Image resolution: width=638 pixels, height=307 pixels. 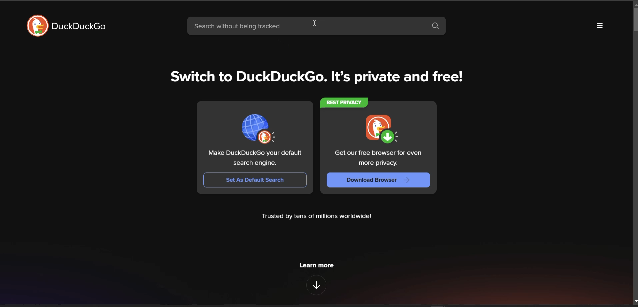 I want to click on cursor, so click(x=318, y=25).